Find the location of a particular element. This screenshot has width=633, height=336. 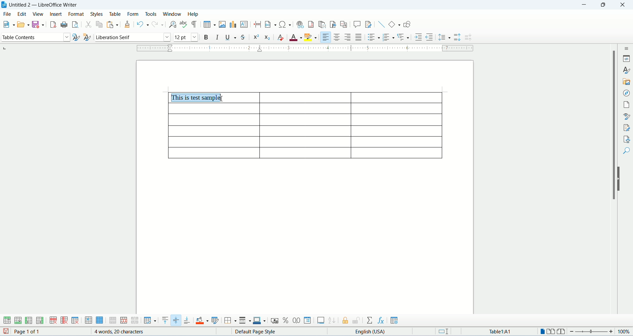

new is located at coordinates (8, 24).